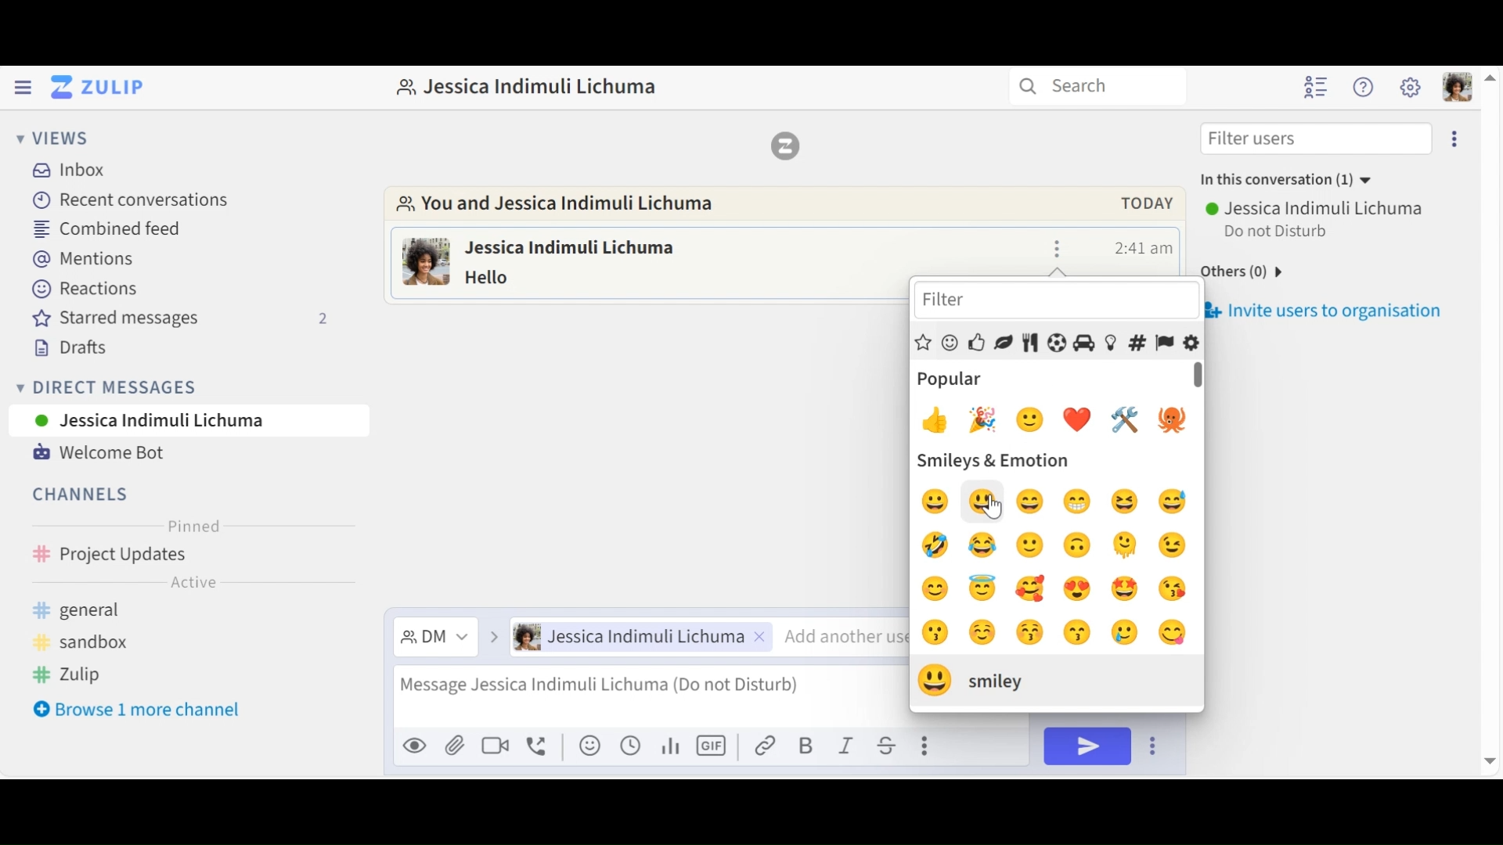  What do you see at coordinates (1033, 546) in the screenshot?
I see `smile` at bounding box center [1033, 546].